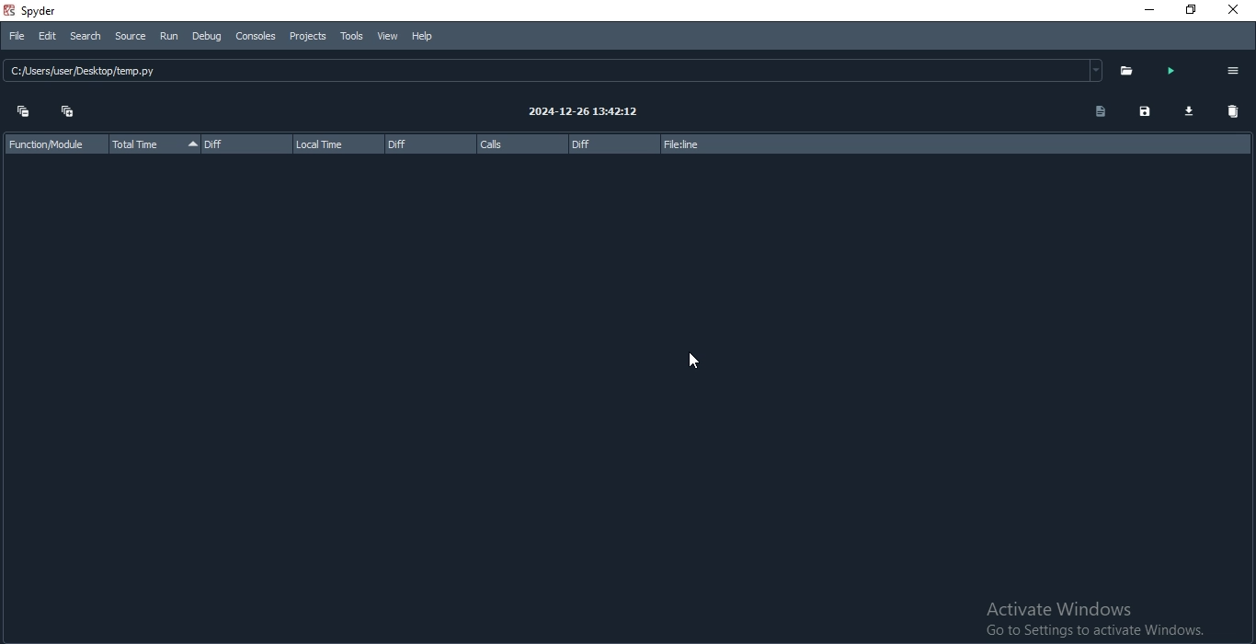  I want to click on Projects, so click(308, 37).